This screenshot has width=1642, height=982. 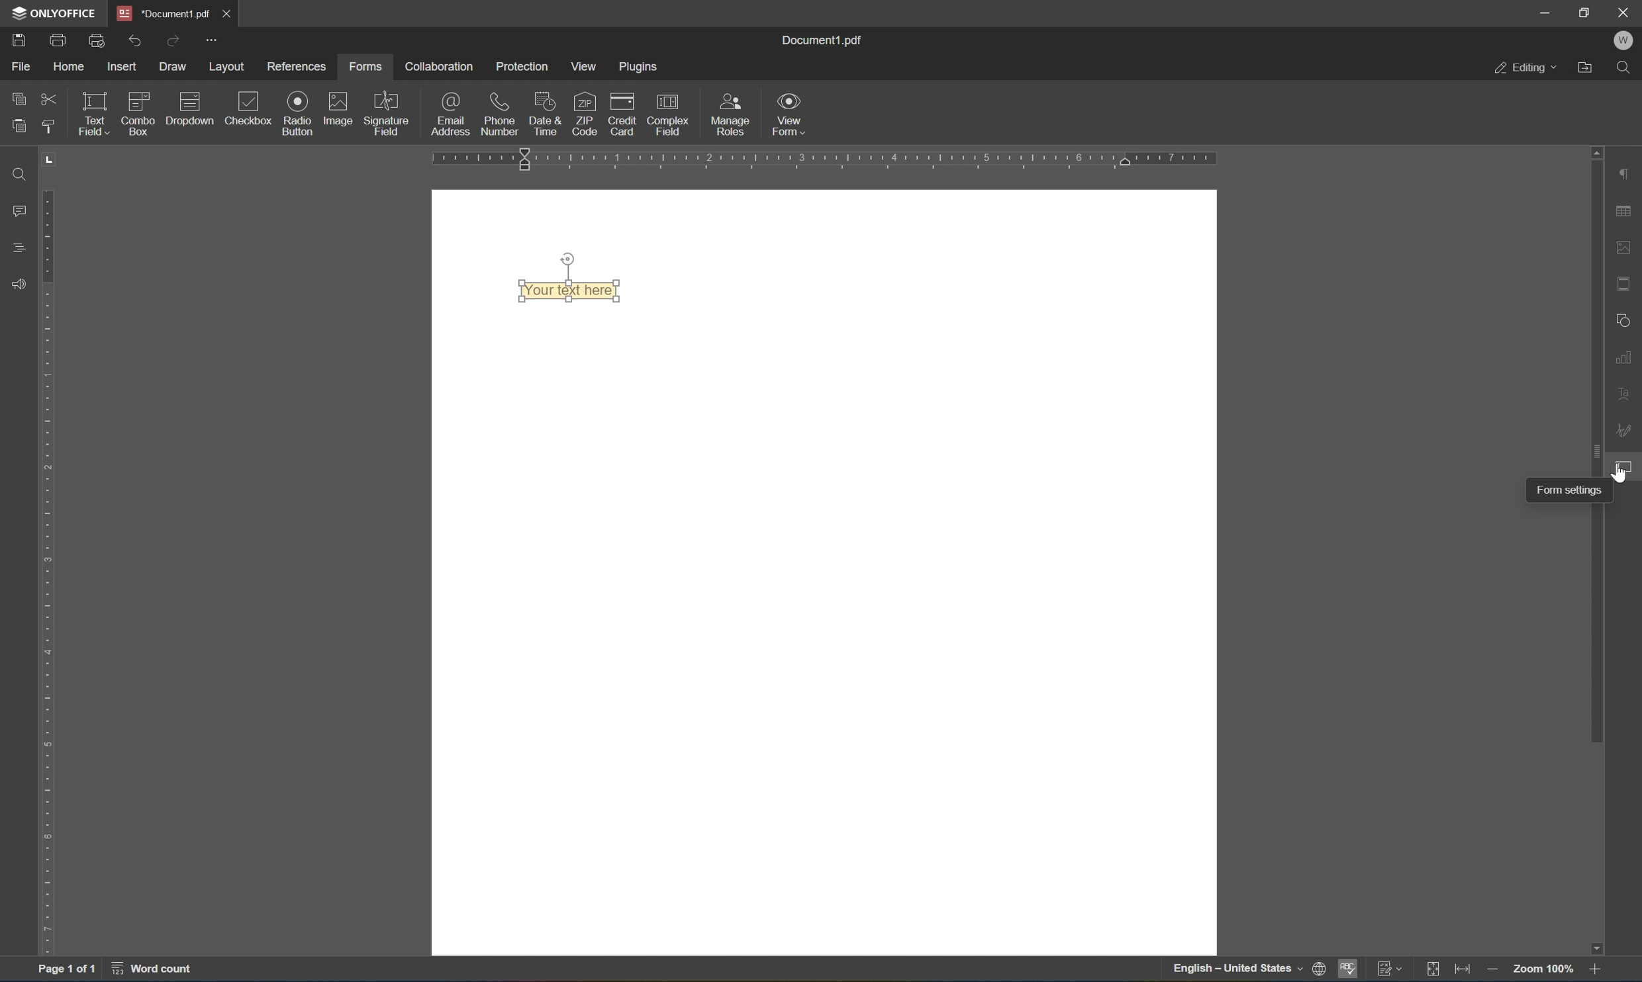 What do you see at coordinates (387, 113) in the screenshot?
I see `signature field` at bounding box center [387, 113].